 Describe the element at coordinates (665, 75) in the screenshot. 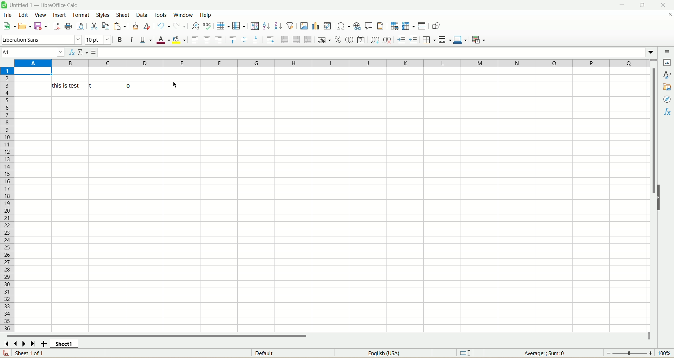

I see `style` at that location.